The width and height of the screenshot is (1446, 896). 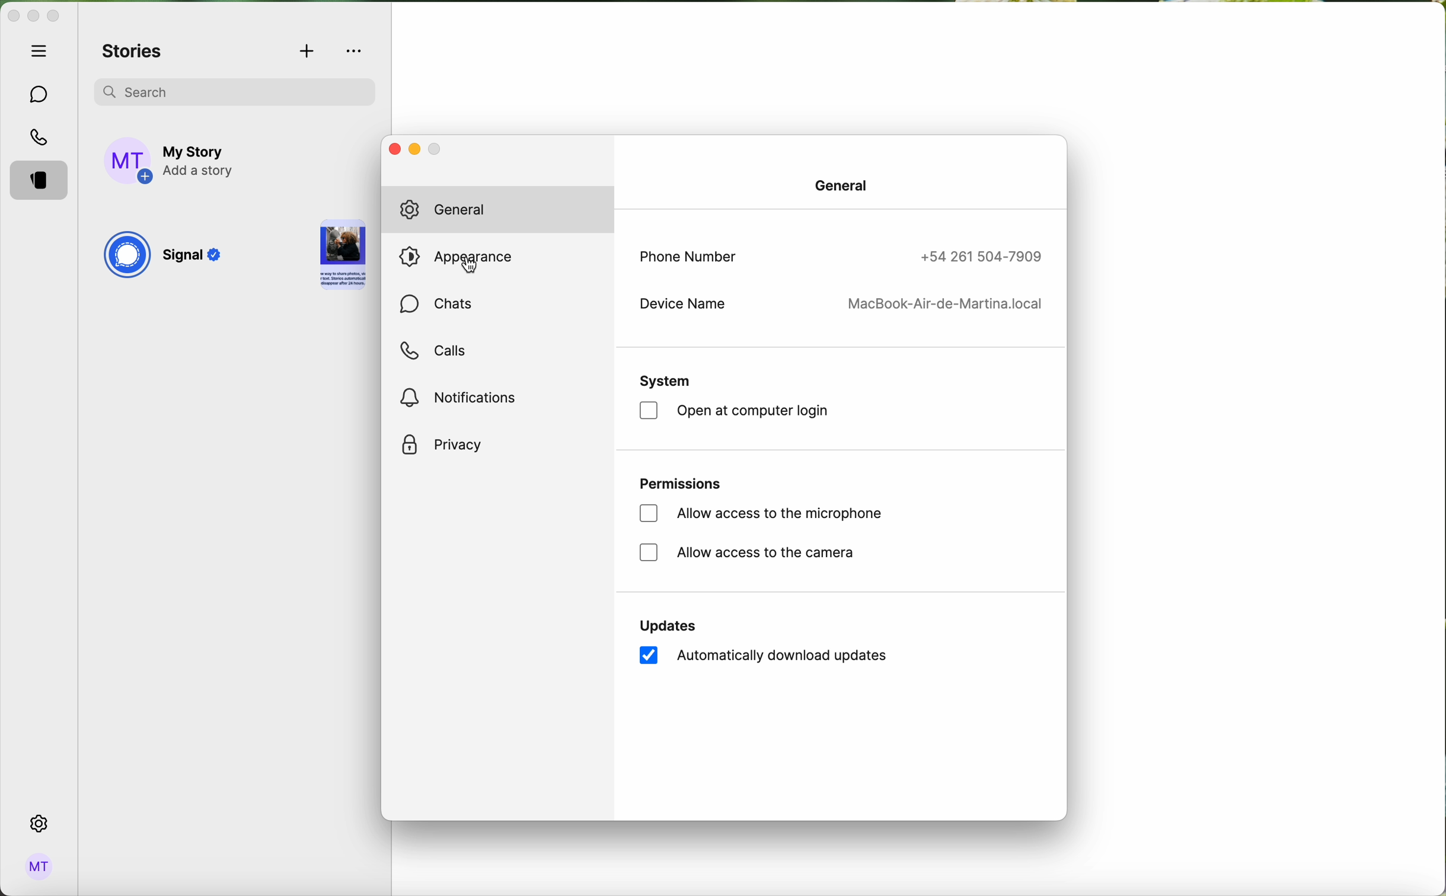 I want to click on phone number, so click(x=846, y=261).